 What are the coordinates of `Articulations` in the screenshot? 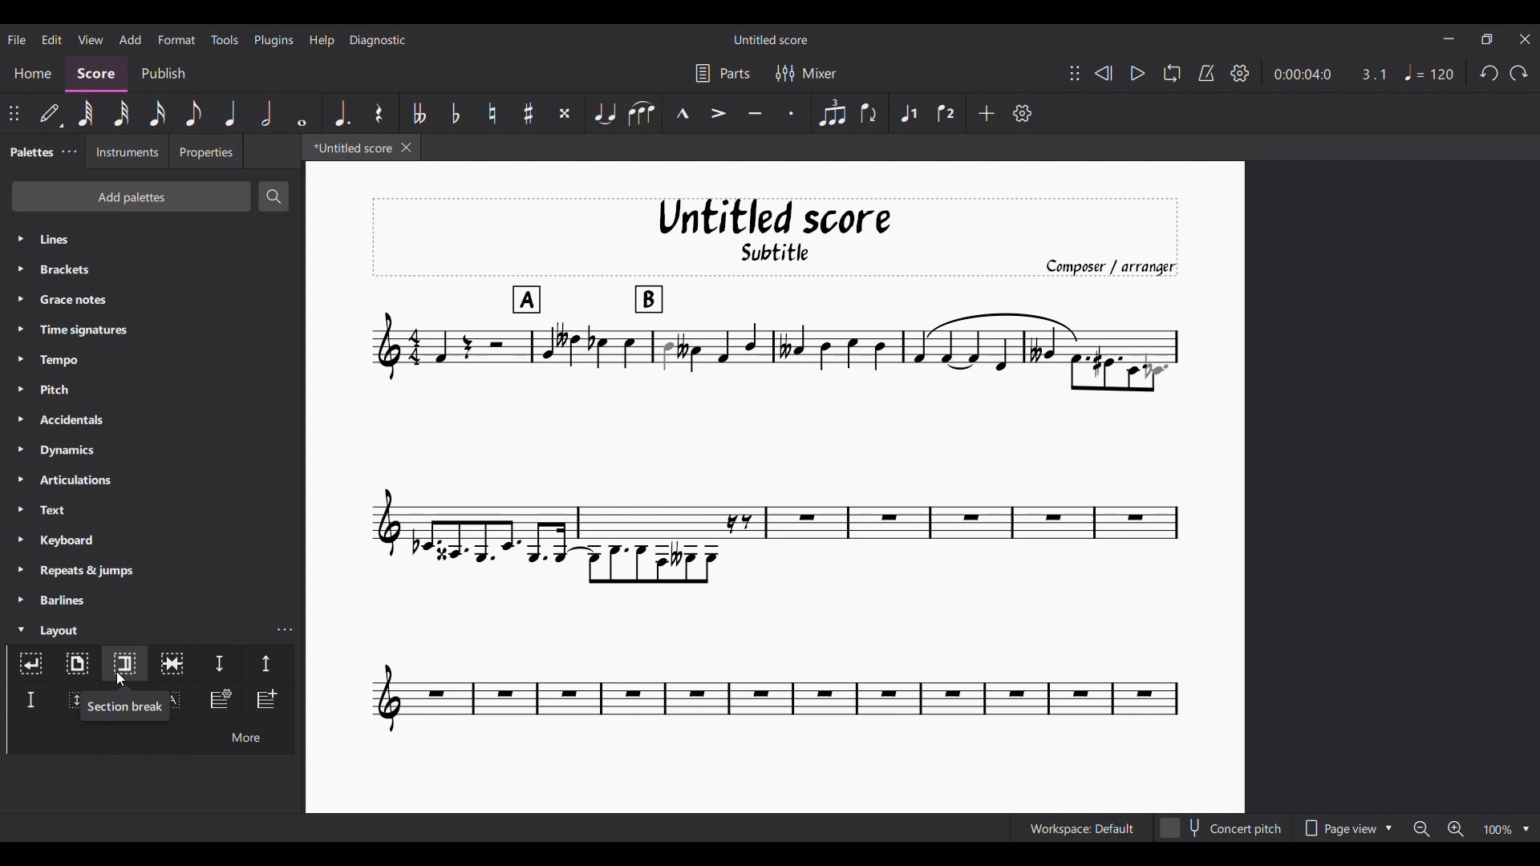 It's located at (153, 480).